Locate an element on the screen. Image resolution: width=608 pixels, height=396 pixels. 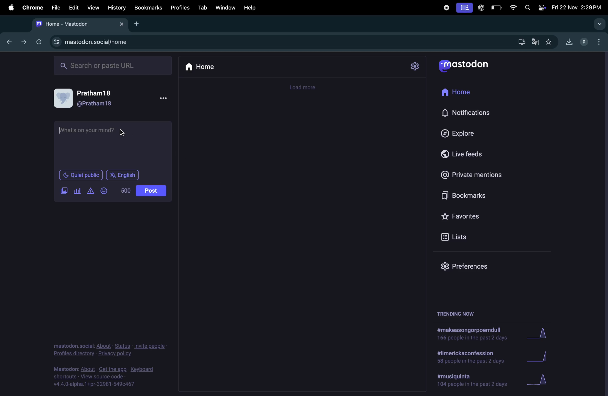
view is located at coordinates (92, 7).